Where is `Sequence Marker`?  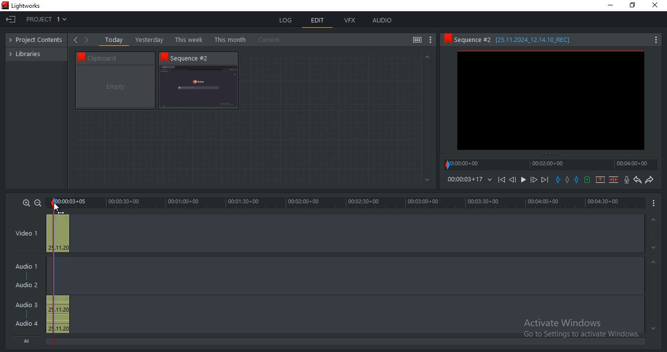
Sequence Marker is located at coordinates (53, 273).